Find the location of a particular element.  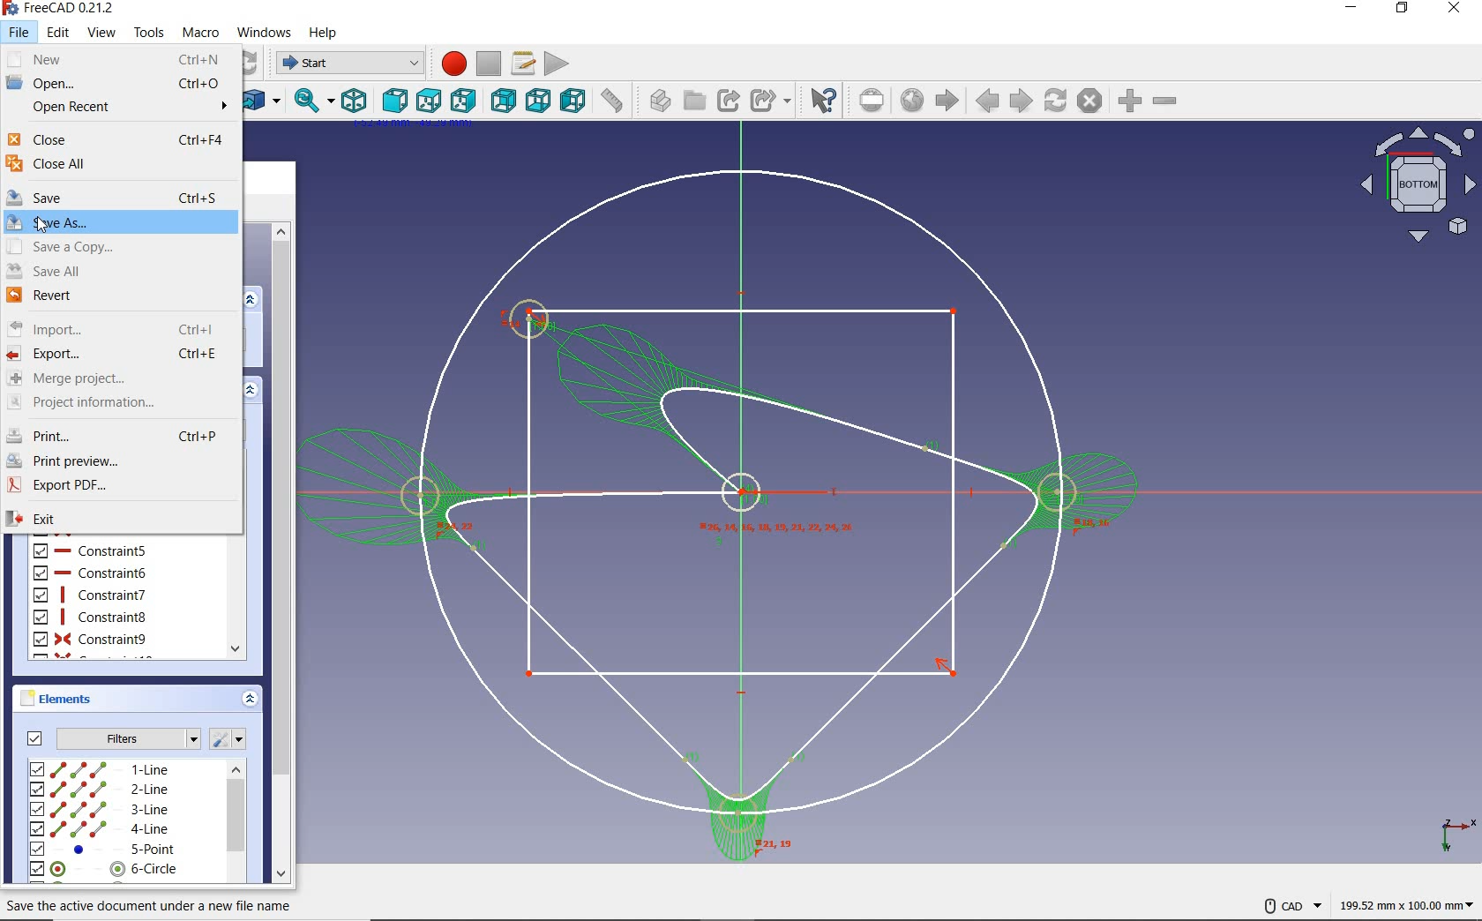

macros is located at coordinates (522, 64).